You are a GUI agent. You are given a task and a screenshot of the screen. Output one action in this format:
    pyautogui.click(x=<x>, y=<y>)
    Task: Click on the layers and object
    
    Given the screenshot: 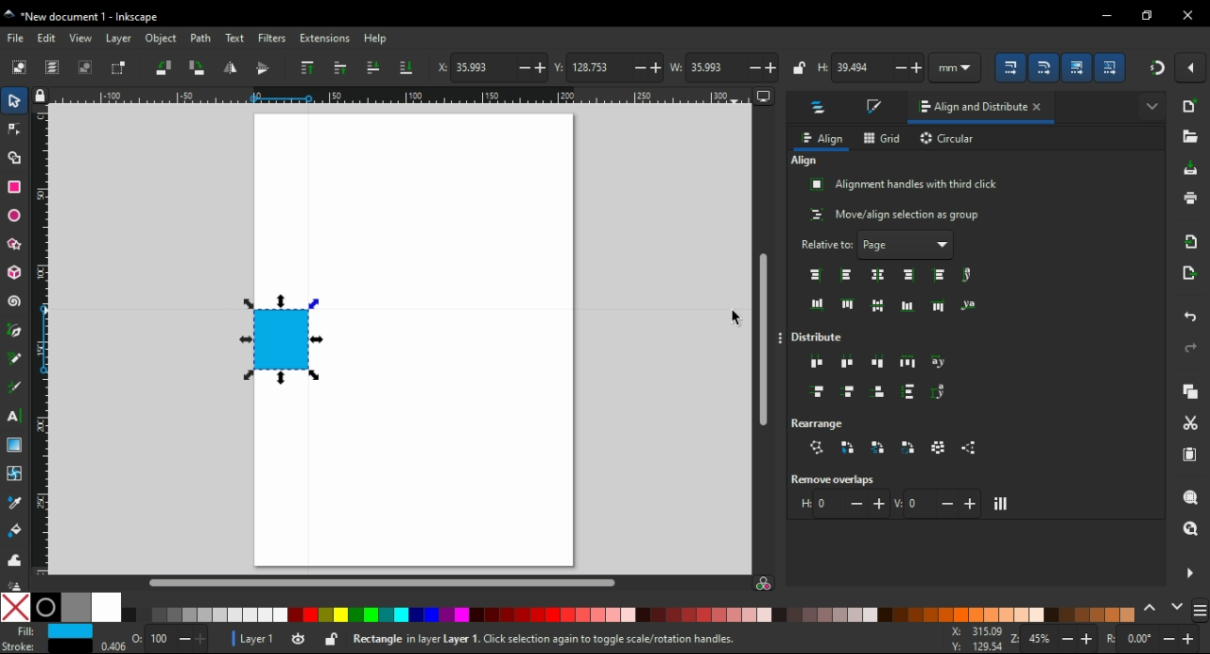 What is the action you would take?
    pyautogui.click(x=820, y=108)
    